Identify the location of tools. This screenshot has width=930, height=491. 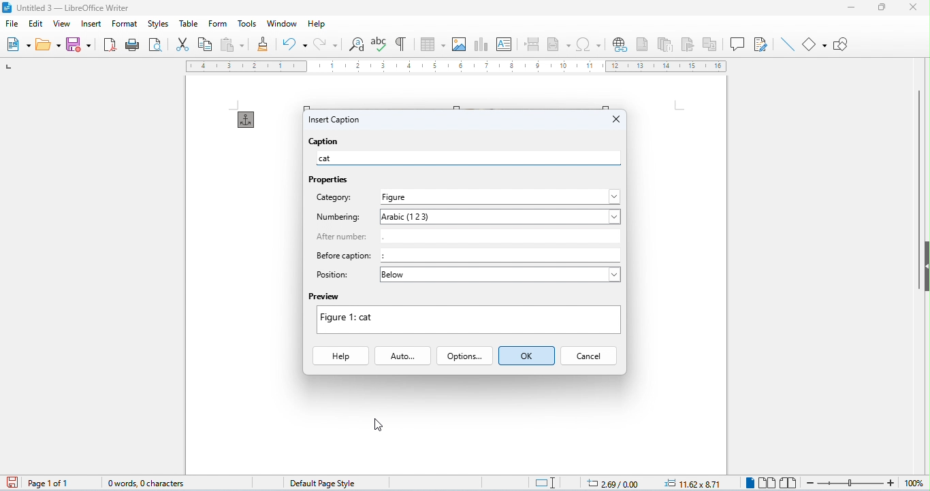
(248, 22).